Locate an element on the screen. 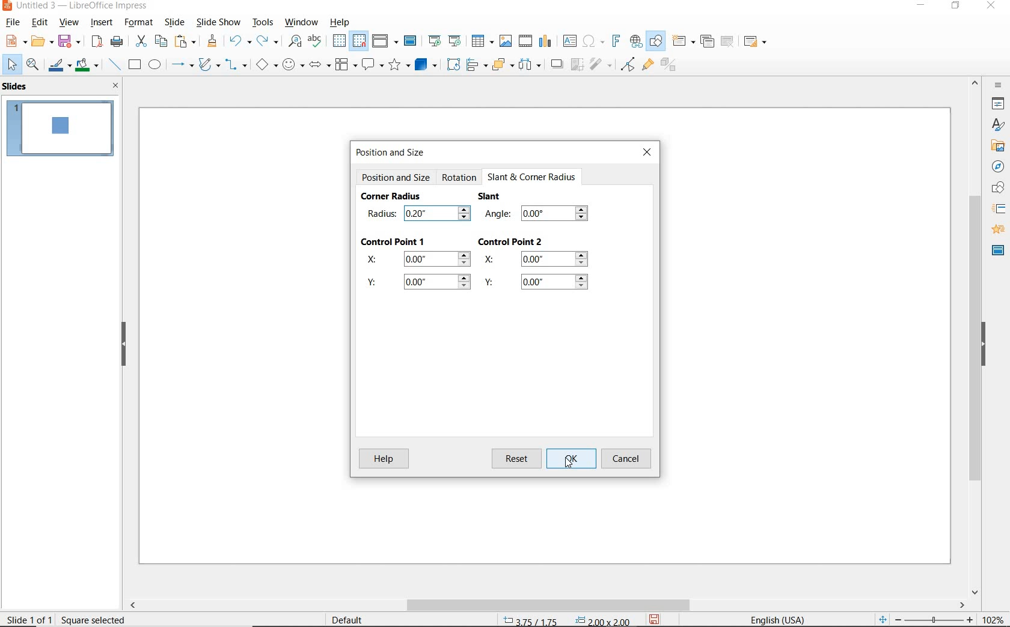  print is located at coordinates (118, 41).